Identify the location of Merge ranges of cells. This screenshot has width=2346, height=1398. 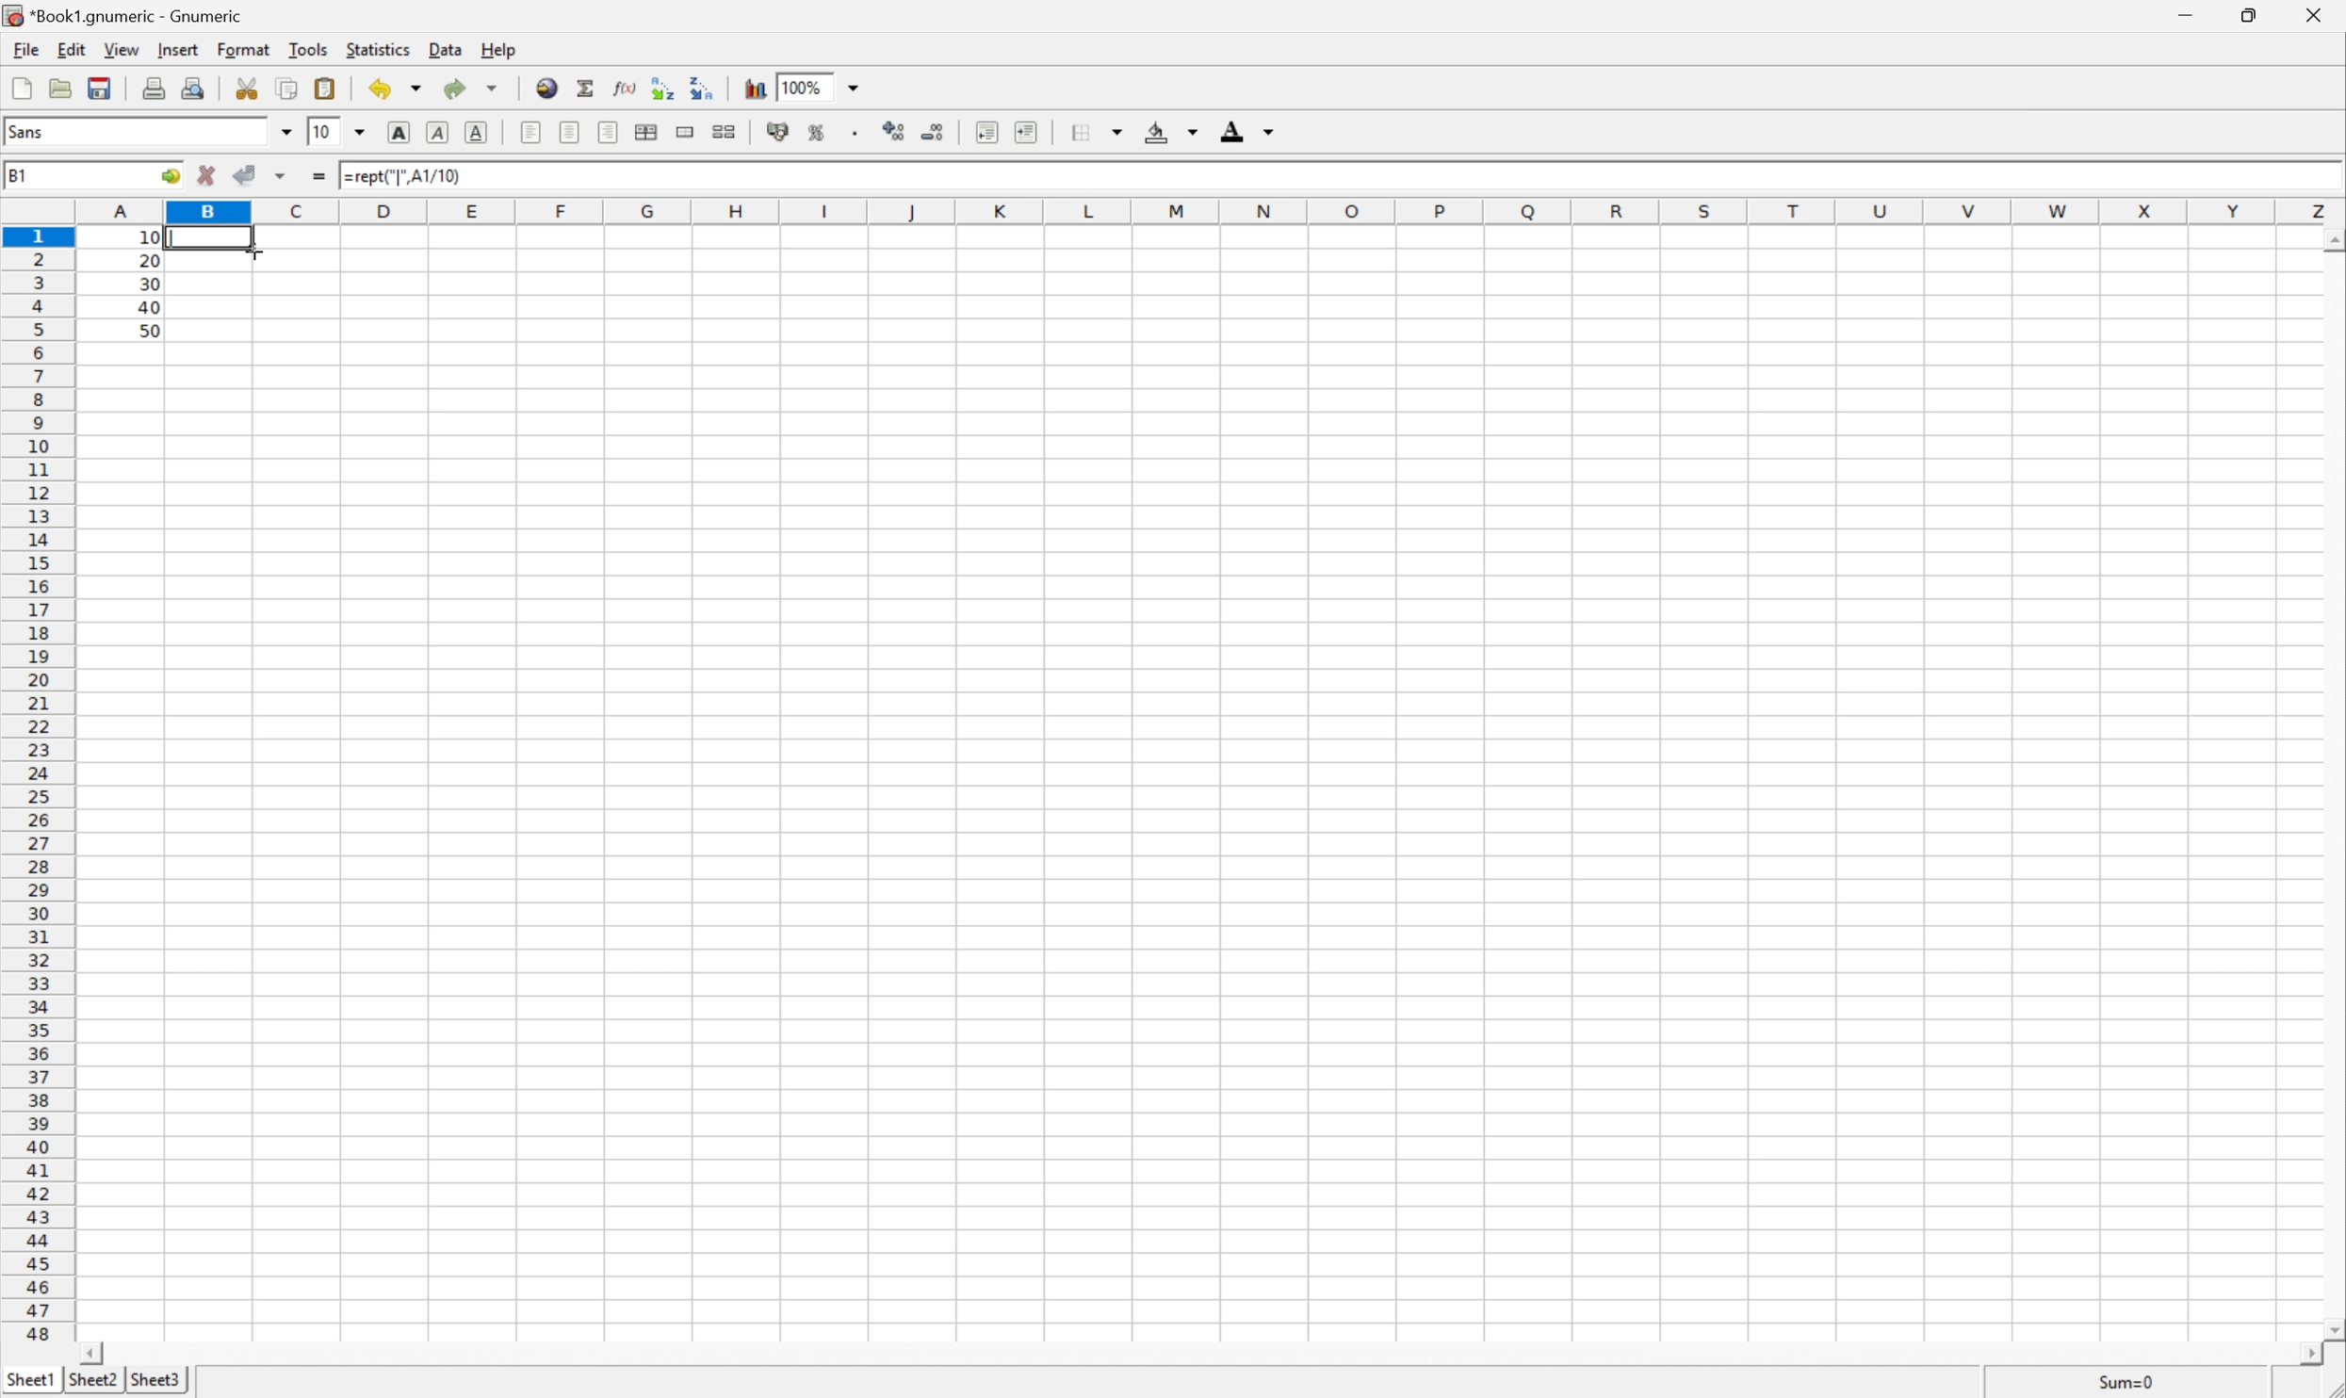
(683, 132).